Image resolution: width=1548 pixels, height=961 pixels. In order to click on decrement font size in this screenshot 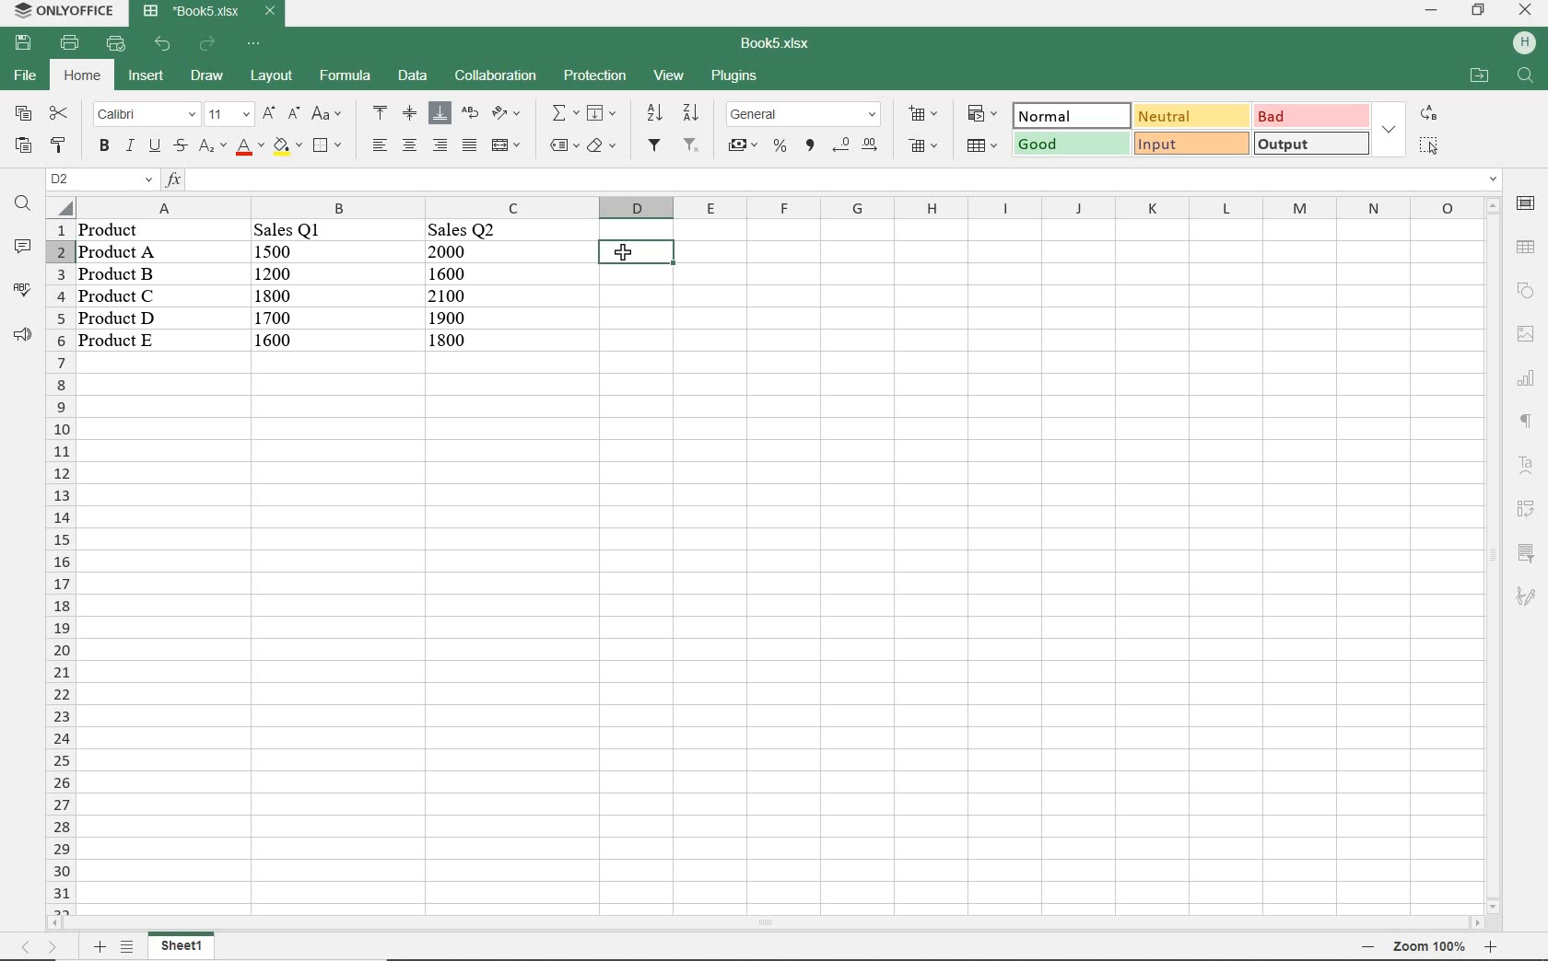, I will do `click(292, 113)`.